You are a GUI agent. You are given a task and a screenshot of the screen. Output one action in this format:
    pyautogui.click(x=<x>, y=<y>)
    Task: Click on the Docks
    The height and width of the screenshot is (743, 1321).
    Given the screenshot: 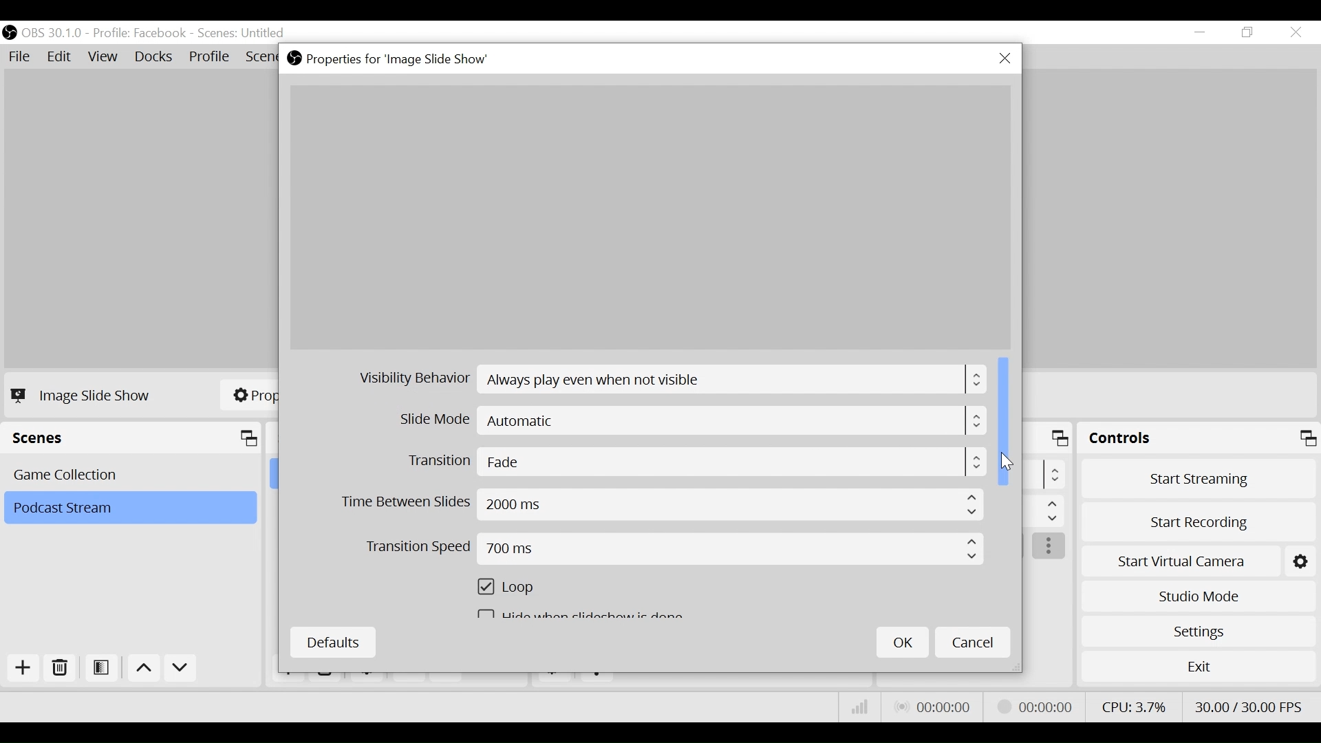 What is the action you would take?
    pyautogui.click(x=155, y=58)
    